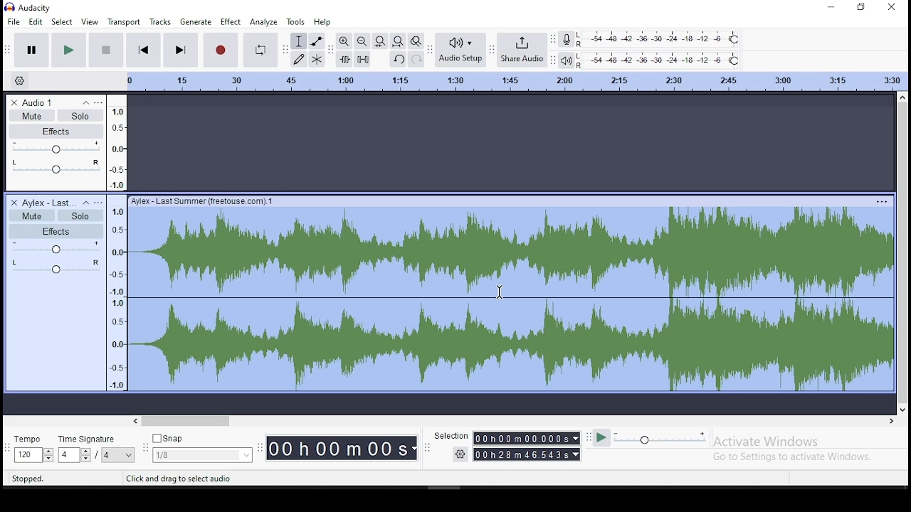 The width and height of the screenshot is (911, 512). What do you see at coordinates (57, 149) in the screenshot?
I see `volume` at bounding box center [57, 149].